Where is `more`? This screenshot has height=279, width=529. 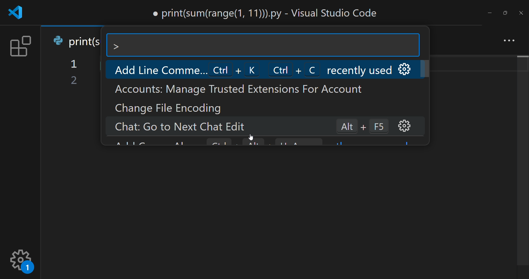 more is located at coordinates (507, 40).